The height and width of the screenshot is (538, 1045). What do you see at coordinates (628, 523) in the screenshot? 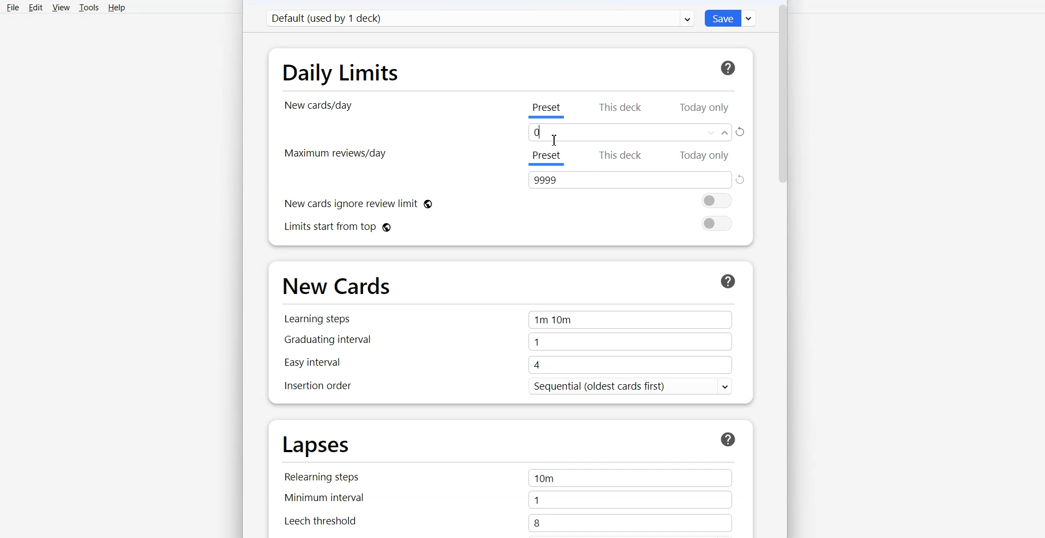
I see `8` at bounding box center [628, 523].